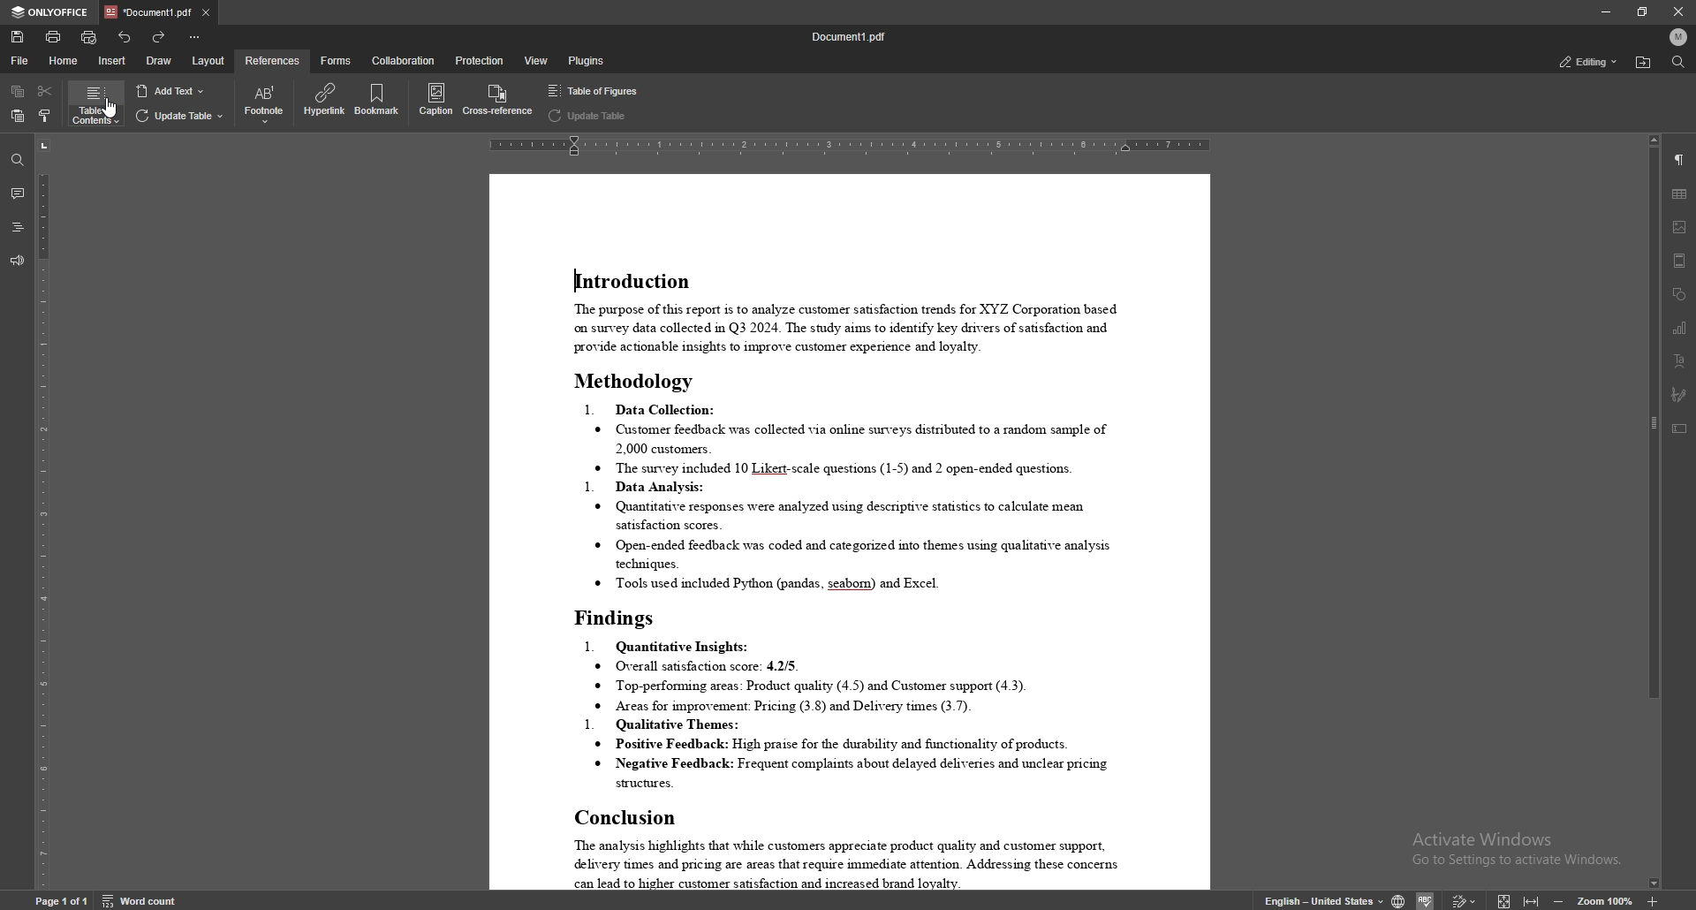  What do you see at coordinates (1514, 850) in the screenshot?
I see `Activate Windows
Go to Settings to activate Windows.` at bounding box center [1514, 850].